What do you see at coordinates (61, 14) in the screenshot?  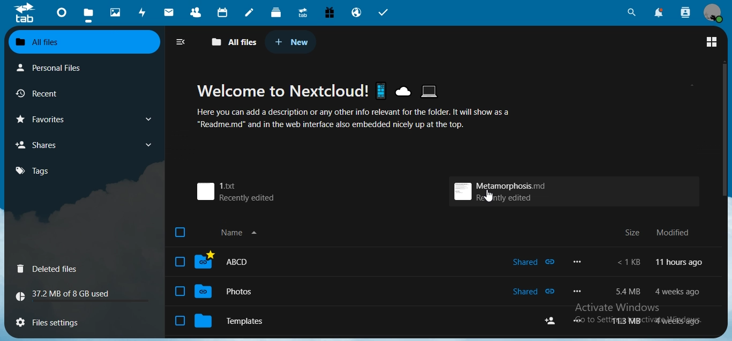 I see `dashboard` at bounding box center [61, 14].